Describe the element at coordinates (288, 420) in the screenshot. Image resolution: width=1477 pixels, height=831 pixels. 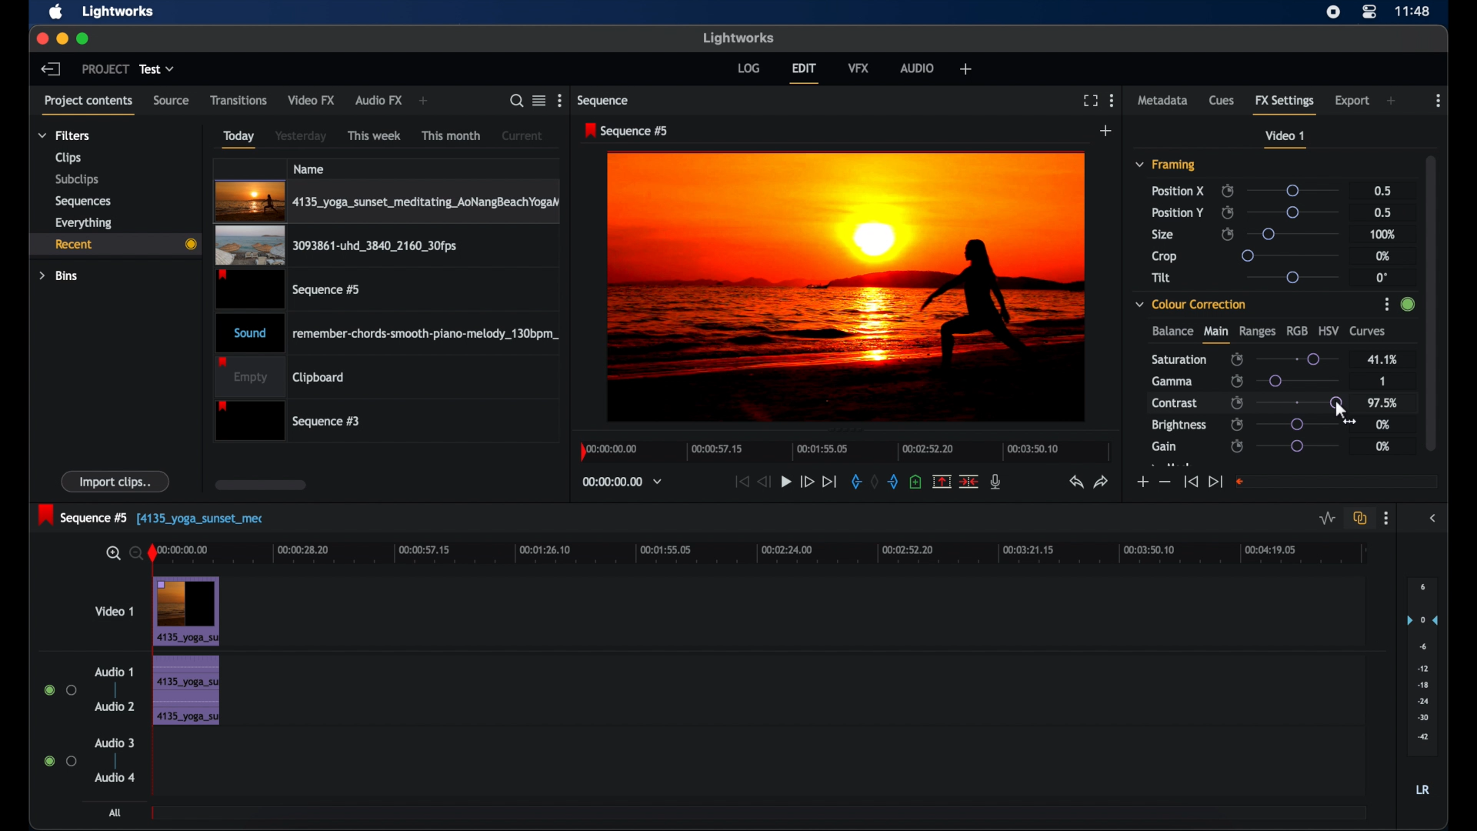
I see `sequence 3` at that location.